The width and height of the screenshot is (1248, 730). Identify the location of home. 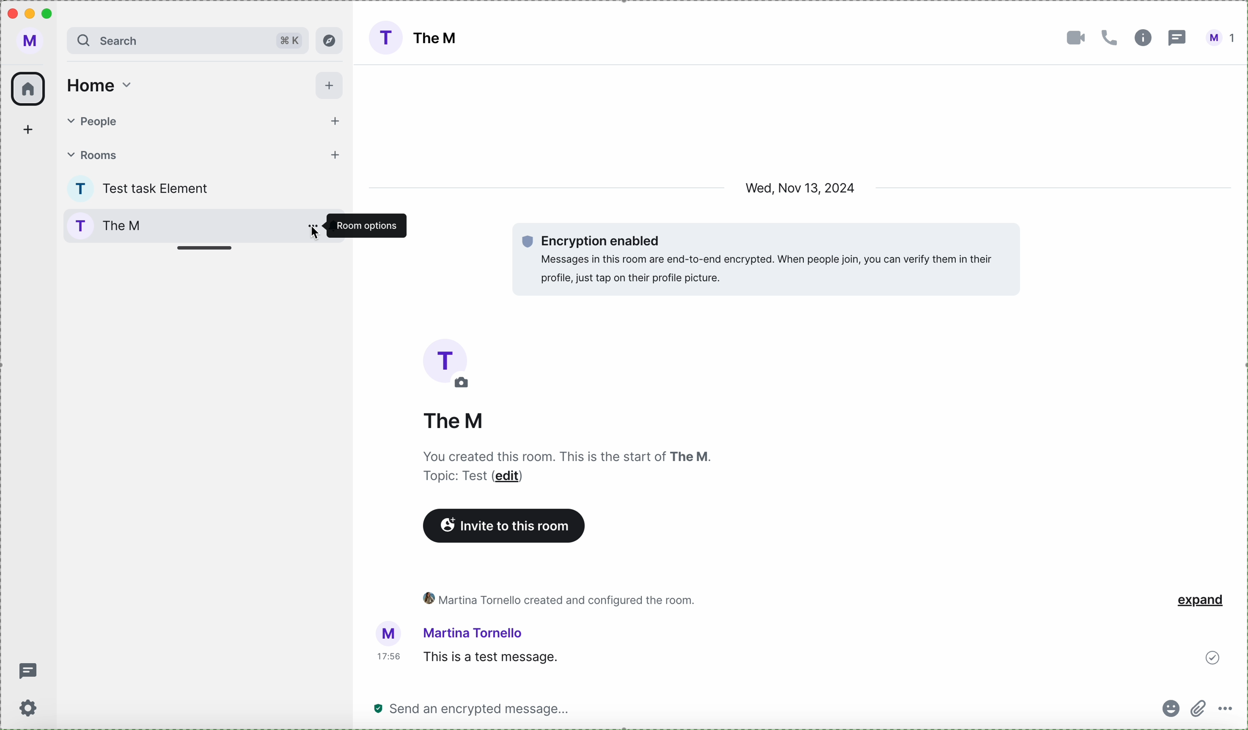
(100, 87).